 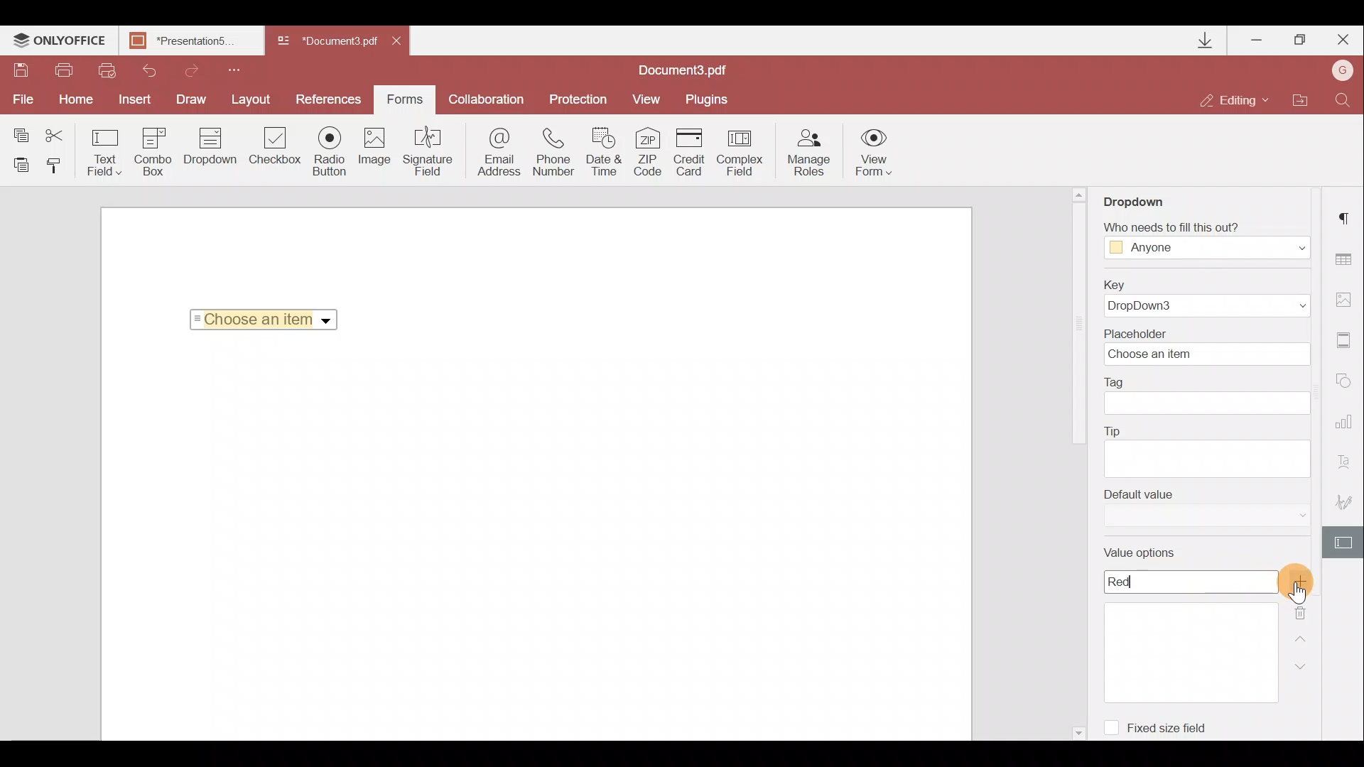 I want to click on Print file, so click(x=68, y=70).